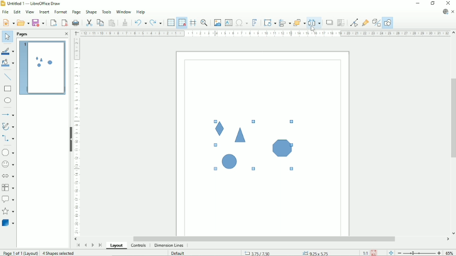 This screenshot has height=256, width=456. What do you see at coordinates (140, 23) in the screenshot?
I see `Undo` at bounding box center [140, 23].